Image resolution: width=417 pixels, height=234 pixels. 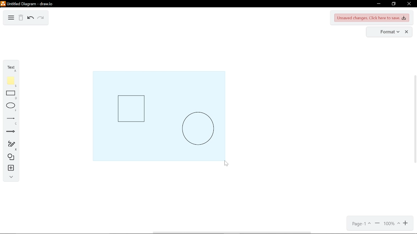 I want to click on redo, so click(x=41, y=18).